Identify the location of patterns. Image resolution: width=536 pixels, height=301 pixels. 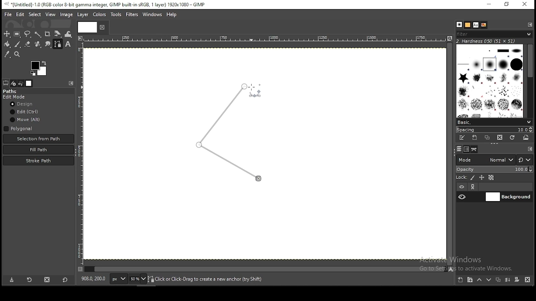
(468, 25).